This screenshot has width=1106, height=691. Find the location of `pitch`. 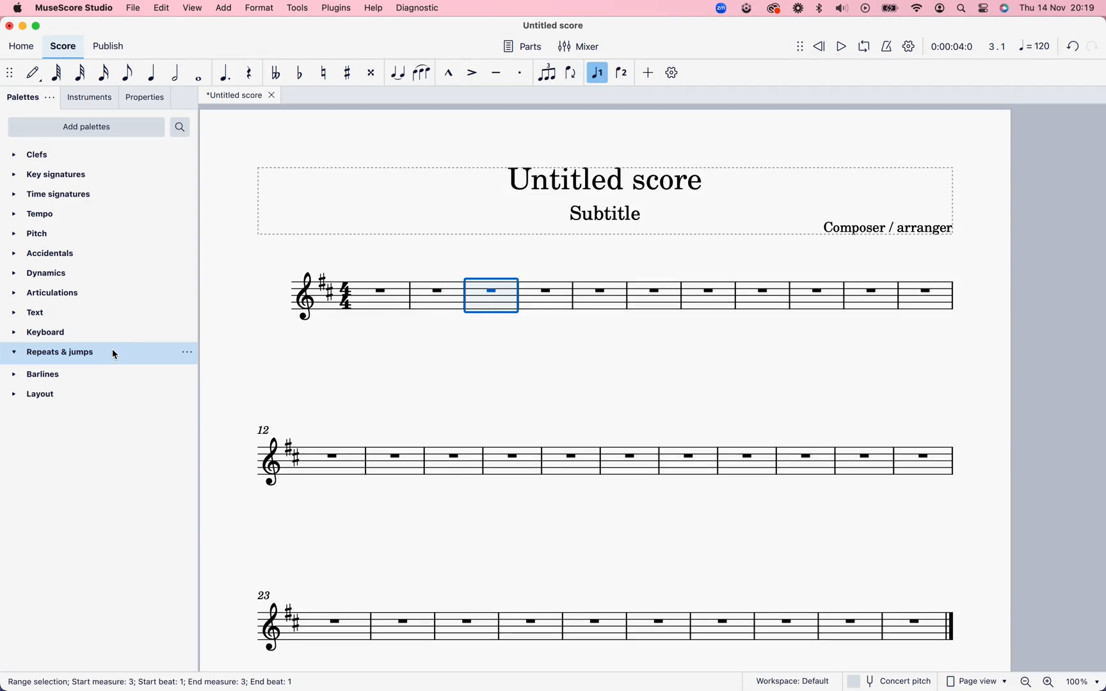

pitch is located at coordinates (40, 234).